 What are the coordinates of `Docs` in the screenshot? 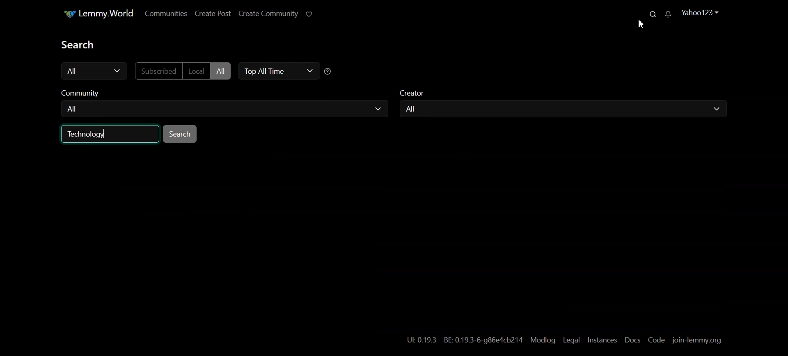 It's located at (632, 339).